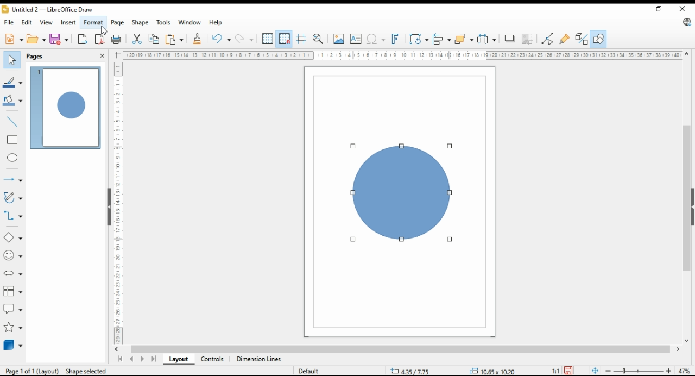 The image size is (695, 376). I want to click on new, so click(15, 39).